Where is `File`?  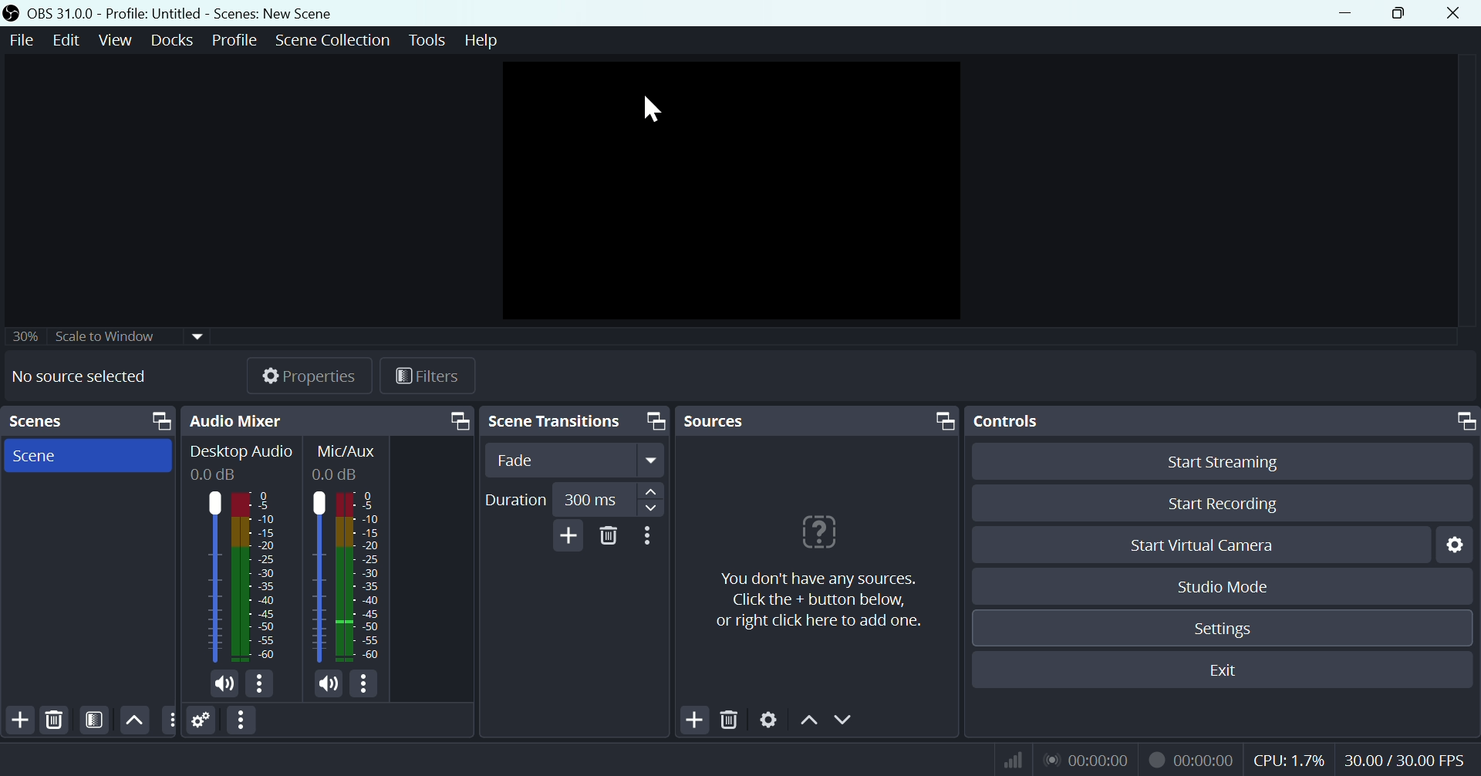
File is located at coordinates (22, 39).